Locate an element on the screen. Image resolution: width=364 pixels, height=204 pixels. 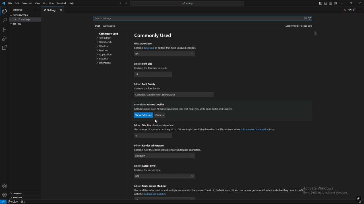
editor multi cursor modifier is located at coordinates (151, 186).